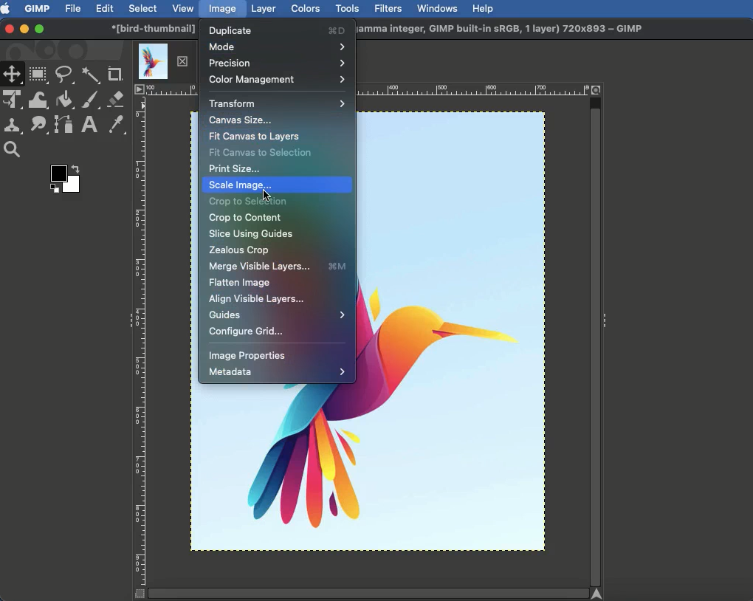  What do you see at coordinates (278, 103) in the screenshot?
I see `Transform` at bounding box center [278, 103].